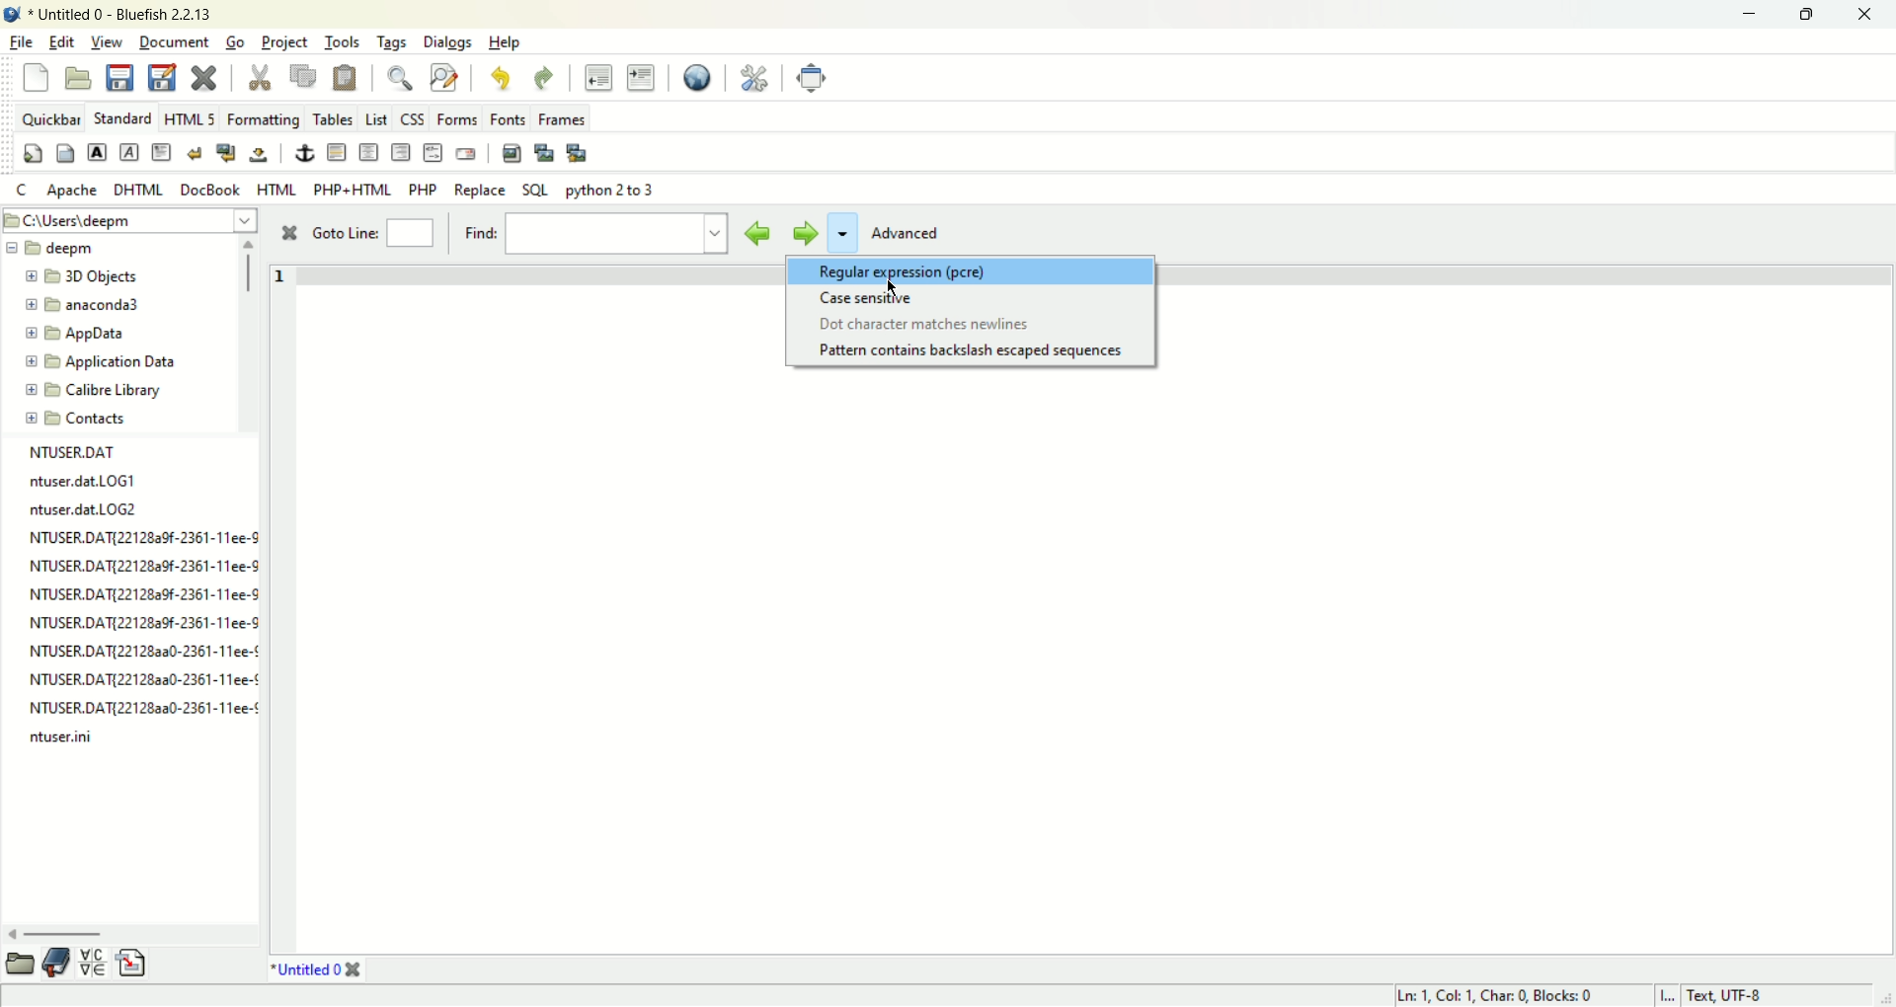 This screenshot has width=1896, height=1007. Describe the element at coordinates (35, 154) in the screenshot. I see `quickstart` at that location.